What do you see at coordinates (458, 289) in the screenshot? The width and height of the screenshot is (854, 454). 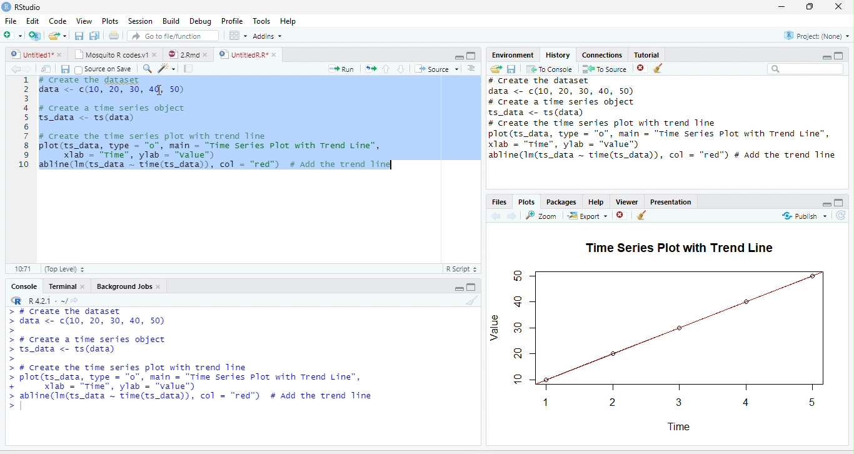 I see `Minimize` at bounding box center [458, 289].